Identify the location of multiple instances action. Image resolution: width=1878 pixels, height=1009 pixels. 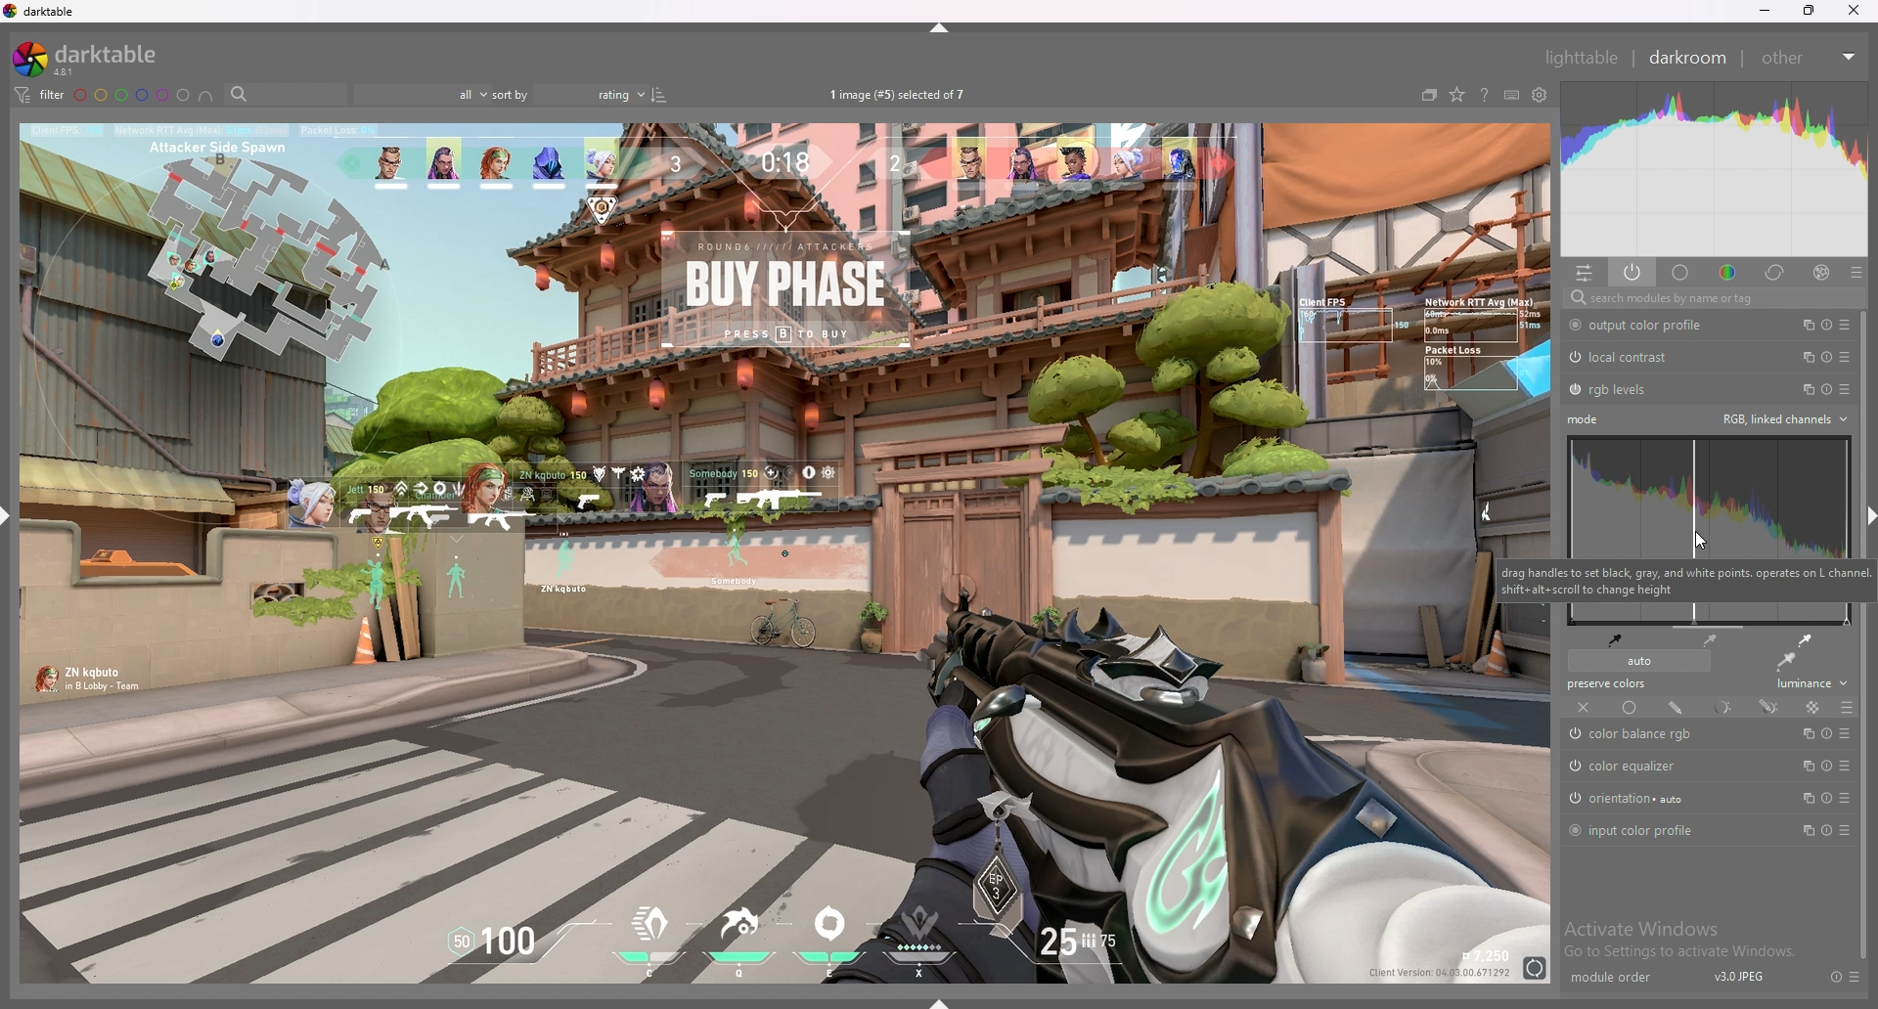
(1803, 356).